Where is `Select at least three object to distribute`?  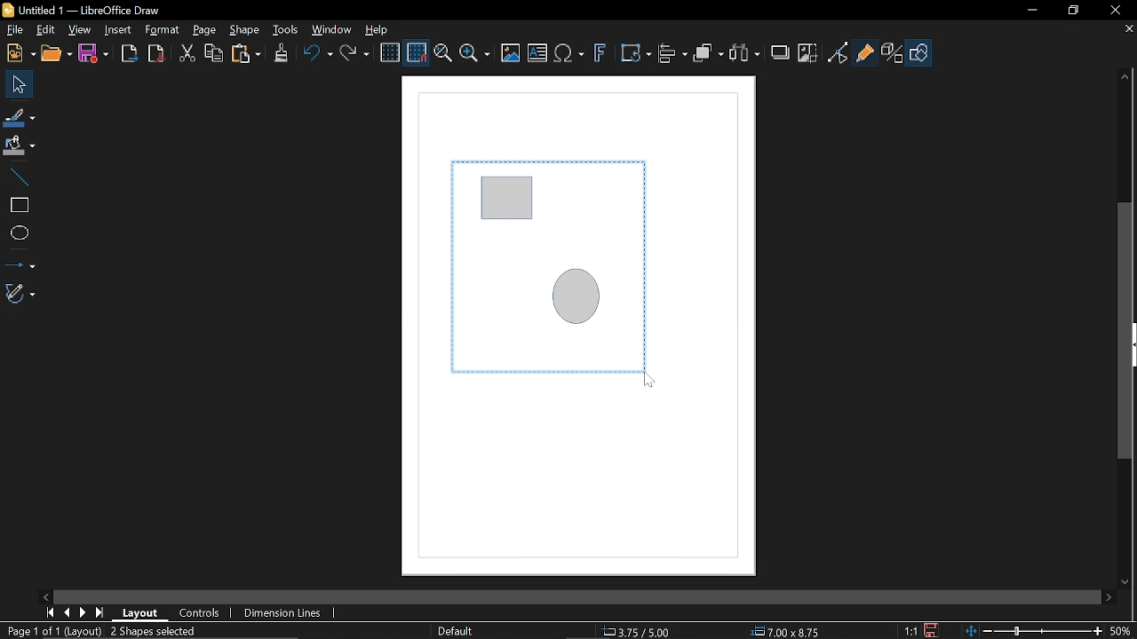 Select at least three object to distribute is located at coordinates (745, 55).